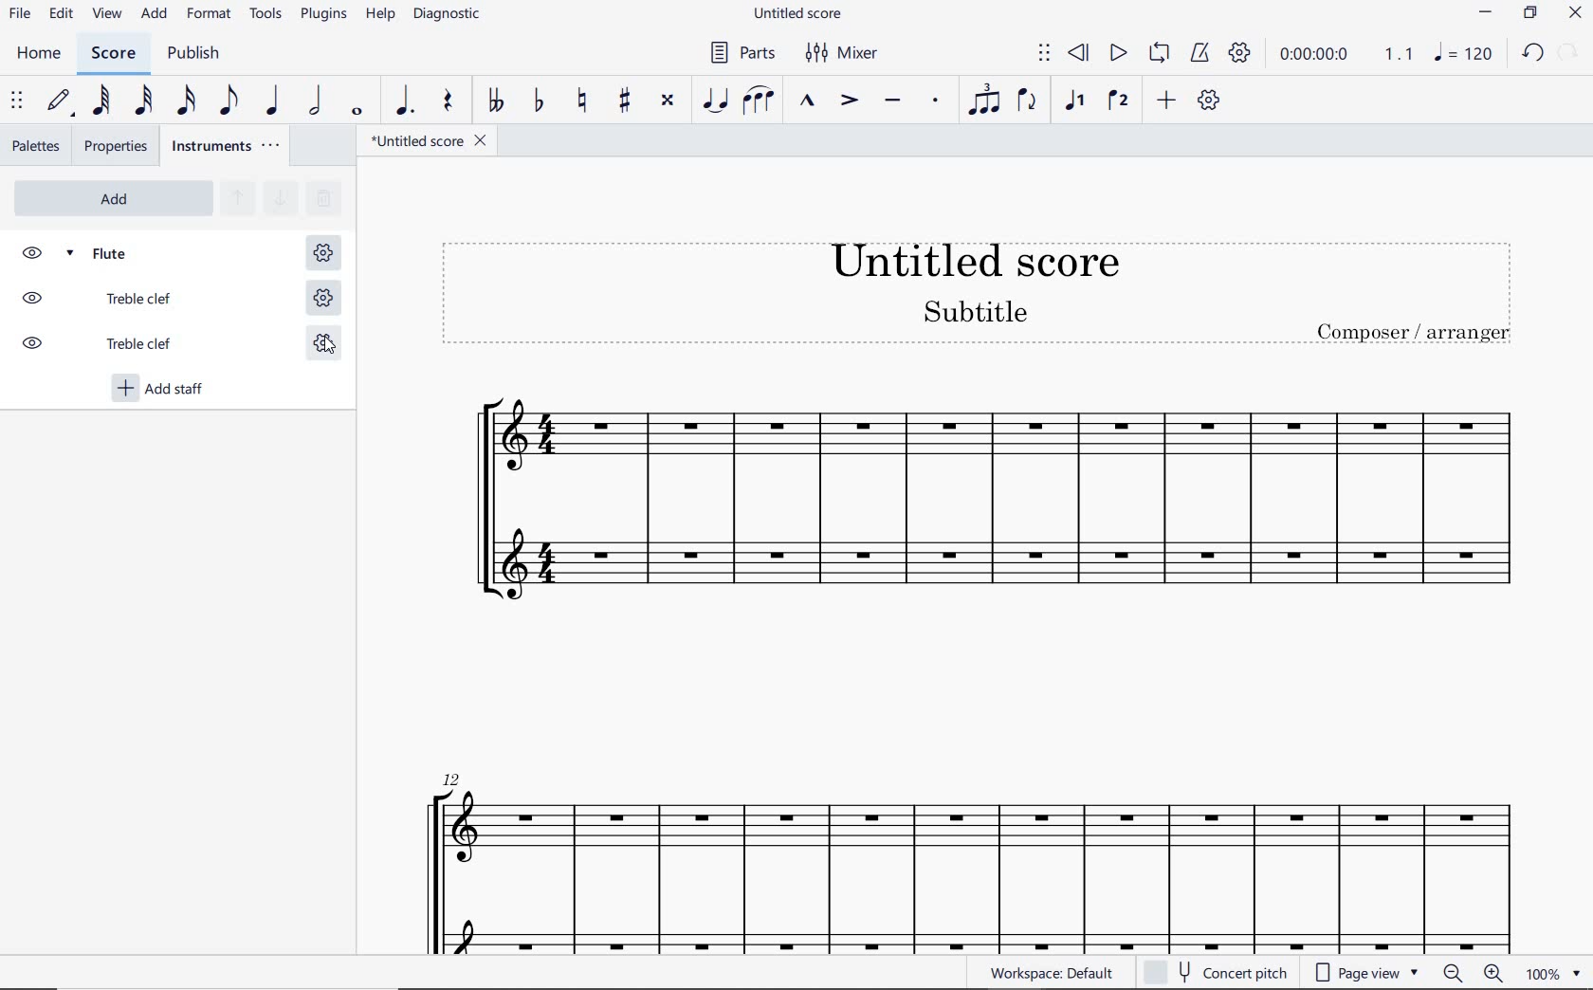 The image size is (1593, 990). What do you see at coordinates (322, 346) in the screenshot?
I see `STAFF SETTING` at bounding box center [322, 346].